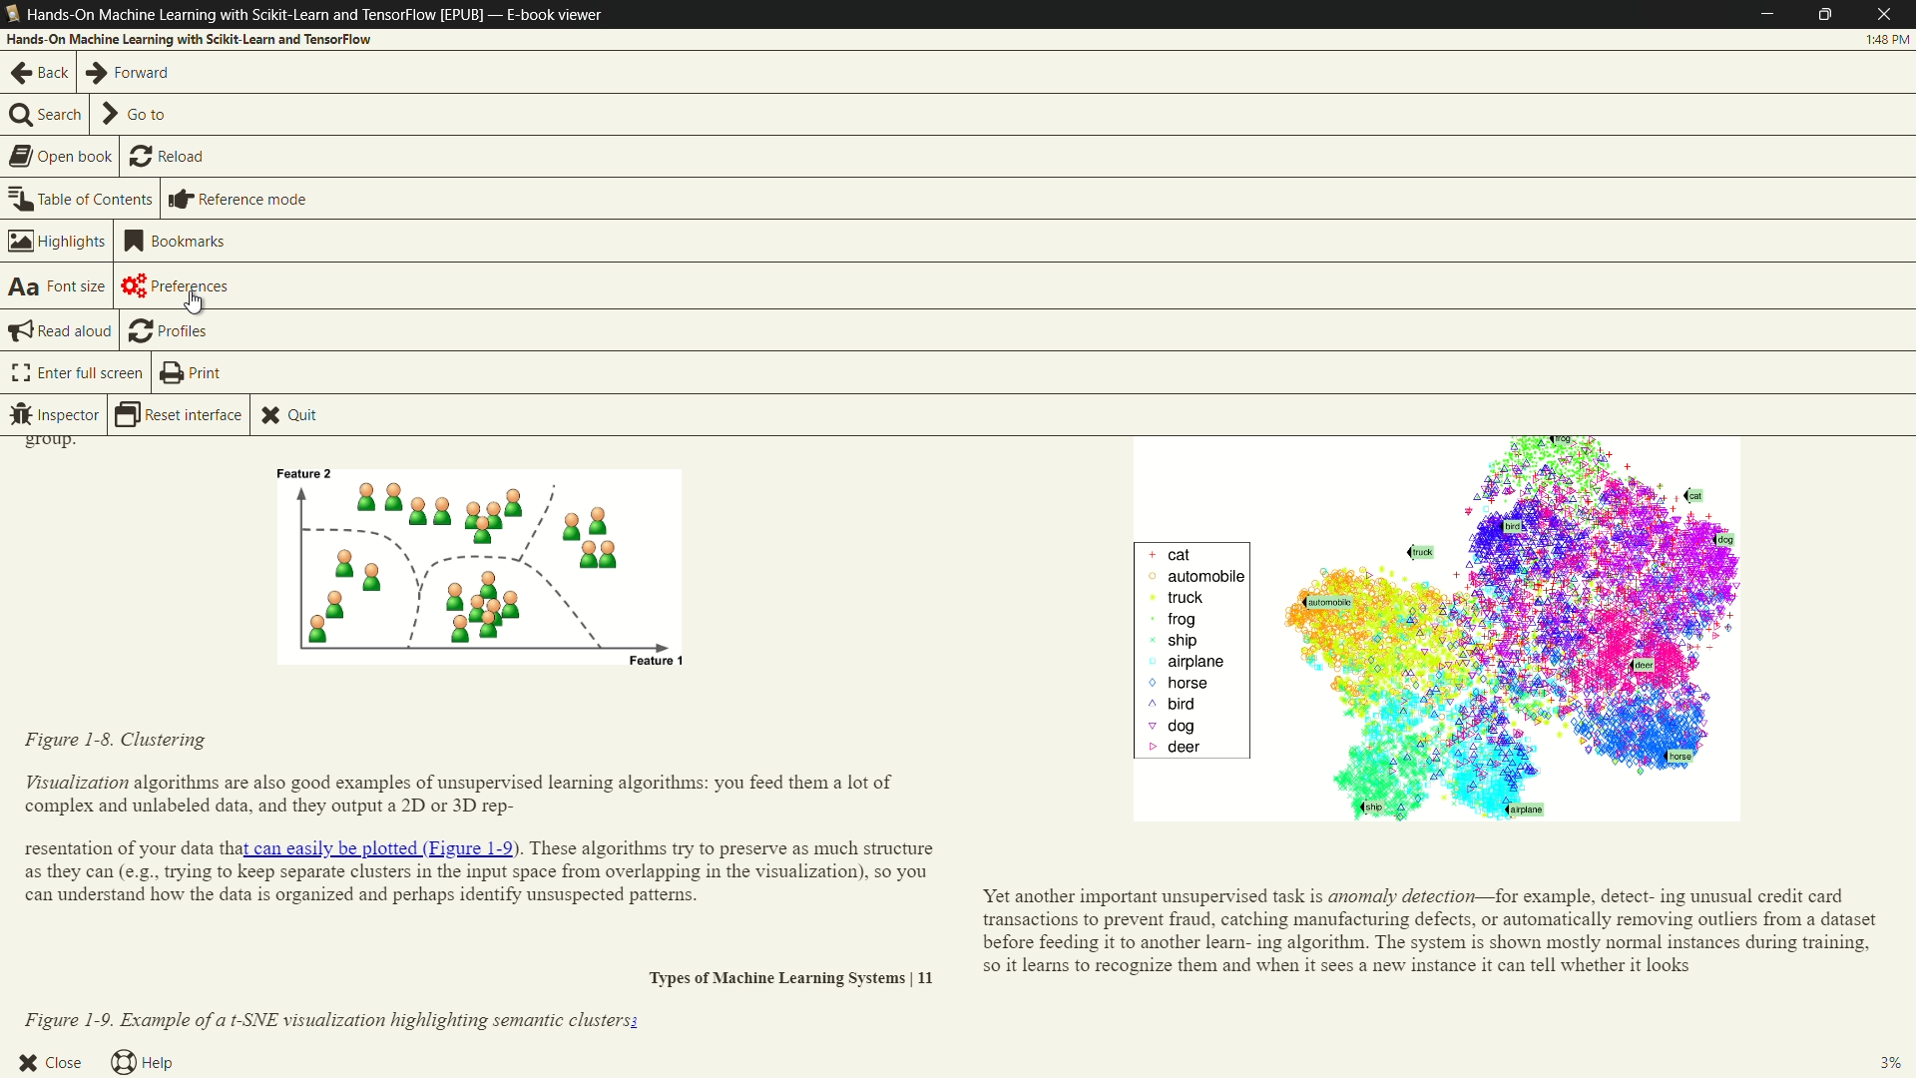  What do you see at coordinates (141, 1063) in the screenshot?
I see `help` at bounding box center [141, 1063].